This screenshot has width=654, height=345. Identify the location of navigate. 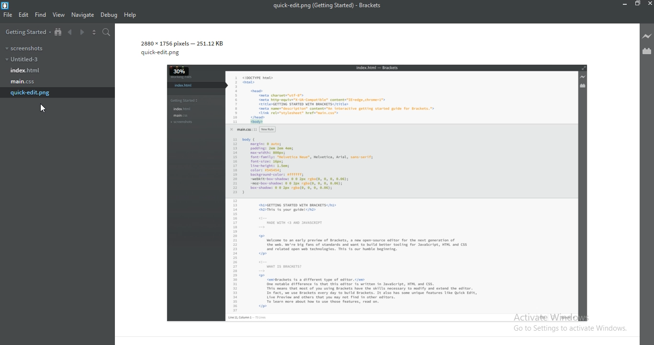
(82, 15).